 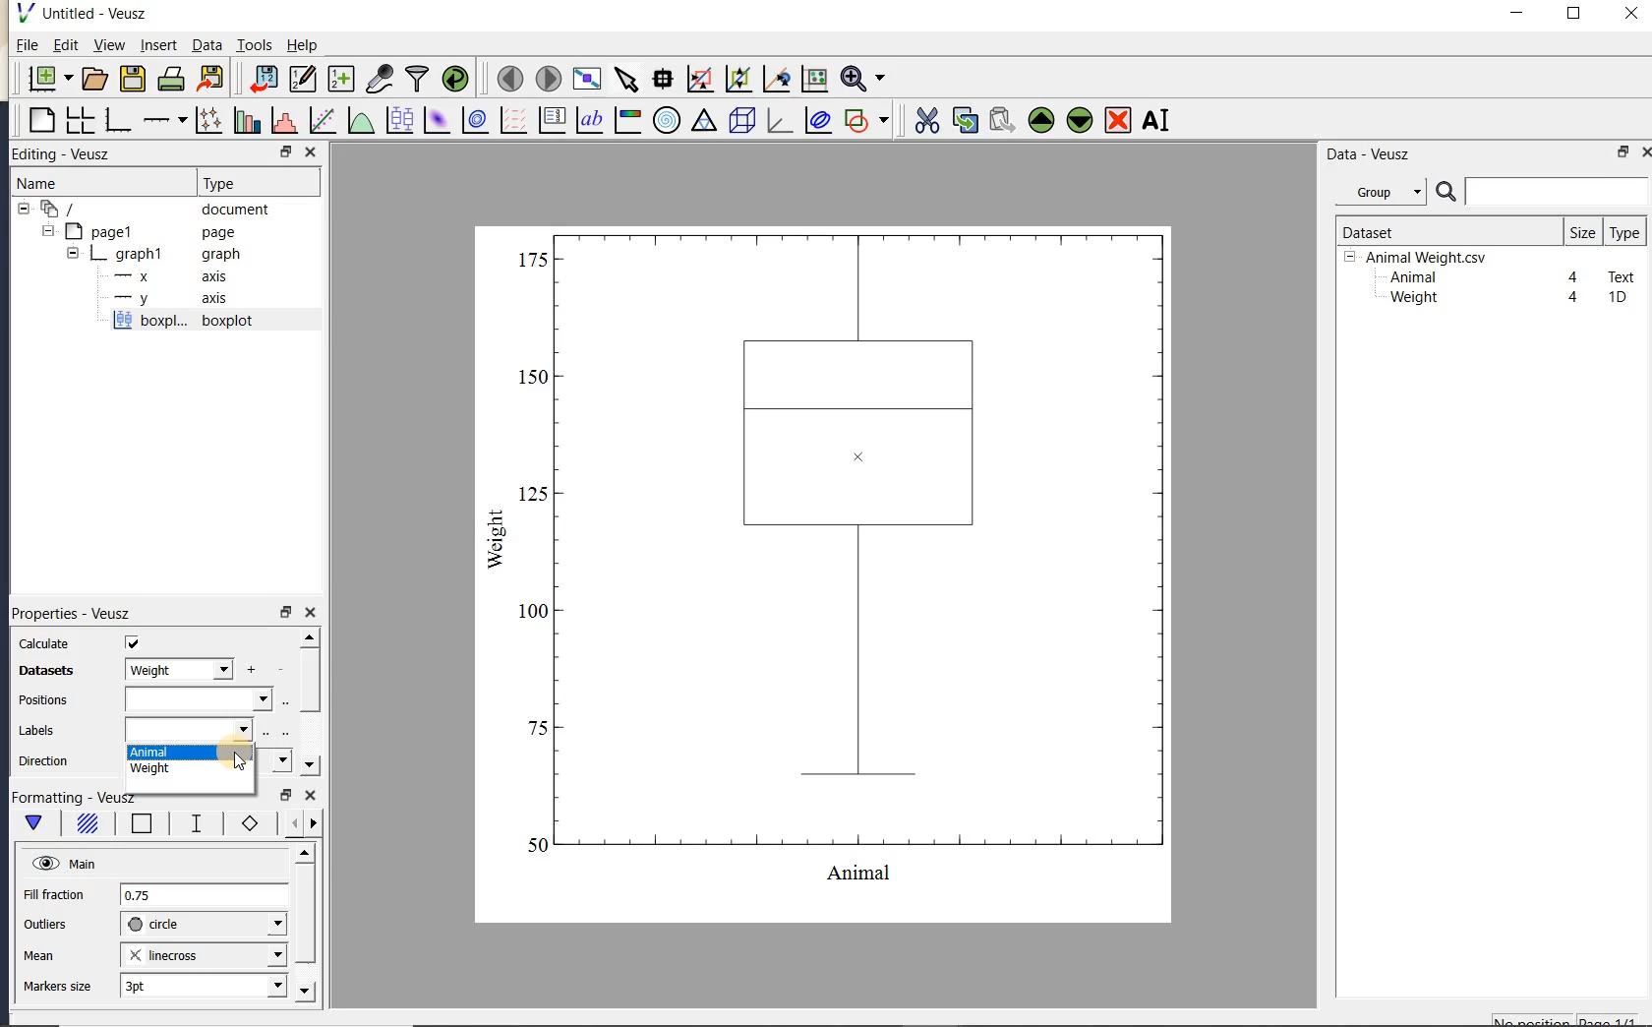 What do you see at coordinates (202, 985) in the screenshot?
I see `3pt` at bounding box center [202, 985].